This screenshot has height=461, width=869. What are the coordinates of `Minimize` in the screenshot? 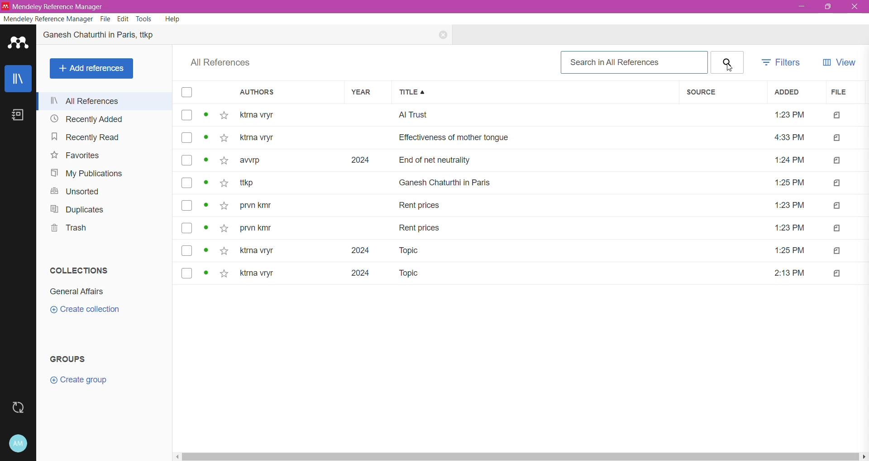 It's located at (799, 8).